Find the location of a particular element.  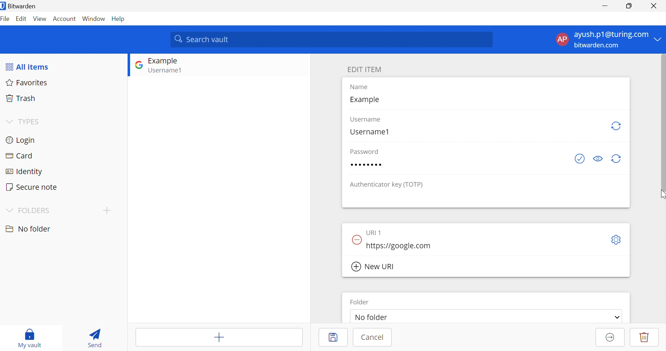

Delete is located at coordinates (645, 337).